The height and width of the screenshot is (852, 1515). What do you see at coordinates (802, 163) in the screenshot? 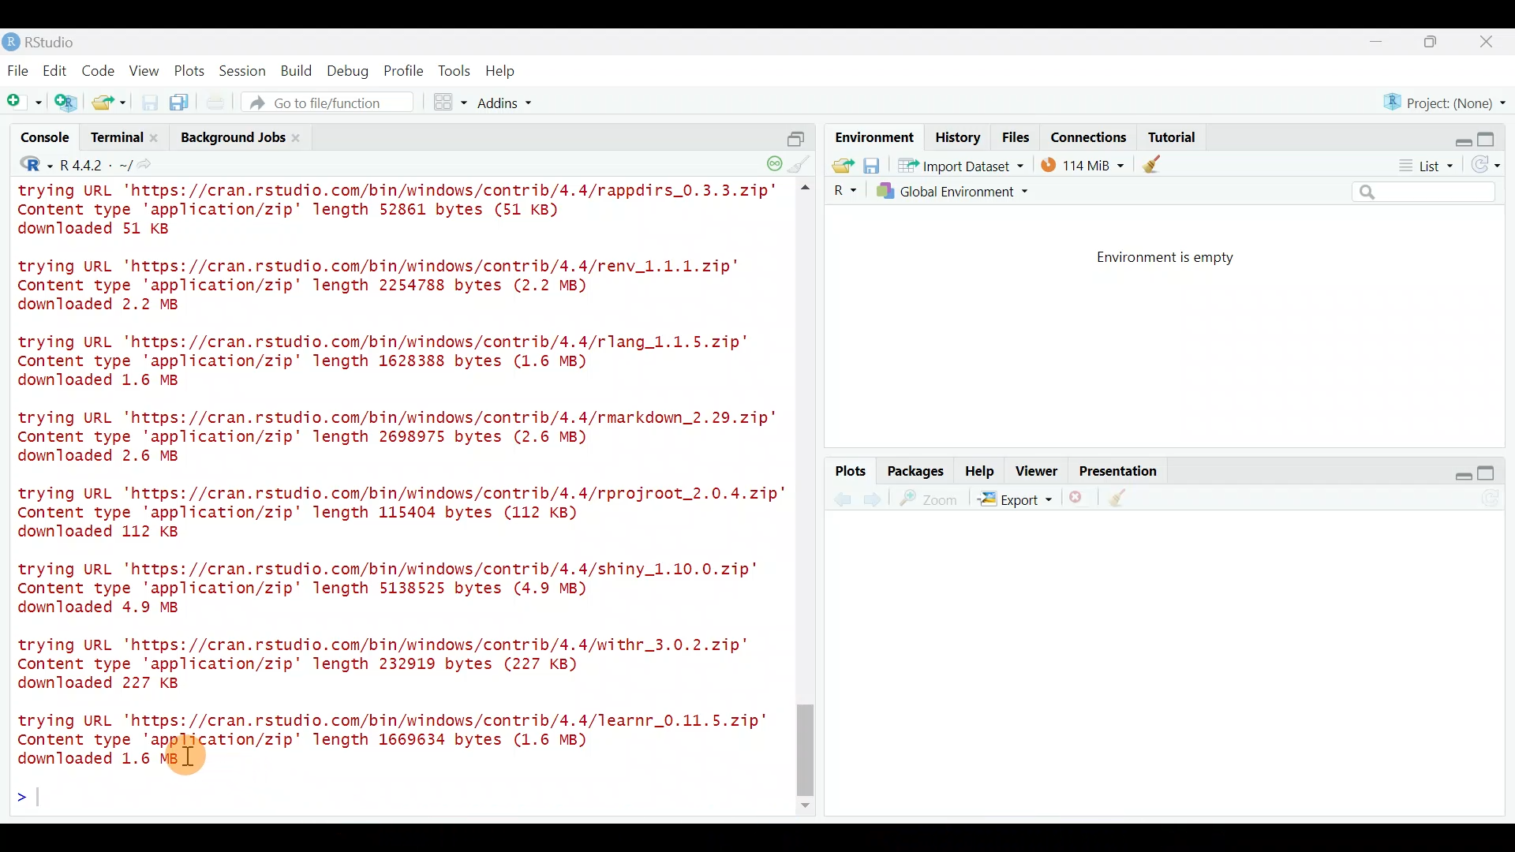
I see `clear console` at bounding box center [802, 163].